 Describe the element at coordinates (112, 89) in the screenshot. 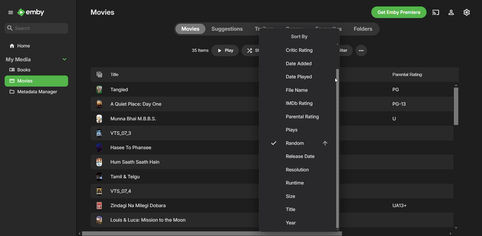

I see `` at that location.